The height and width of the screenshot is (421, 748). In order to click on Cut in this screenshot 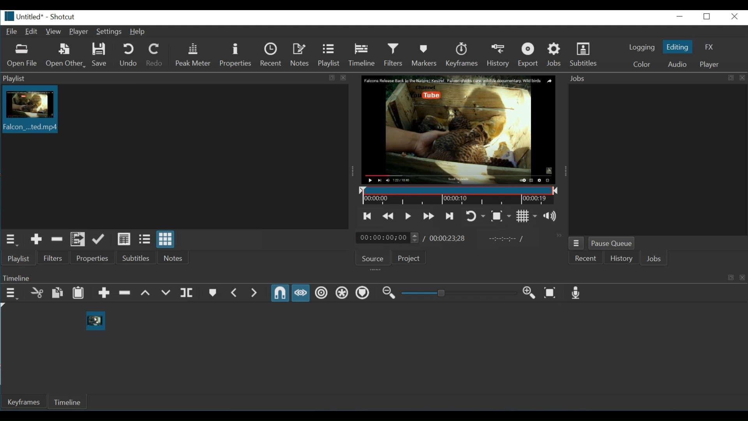, I will do `click(37, 293)`.